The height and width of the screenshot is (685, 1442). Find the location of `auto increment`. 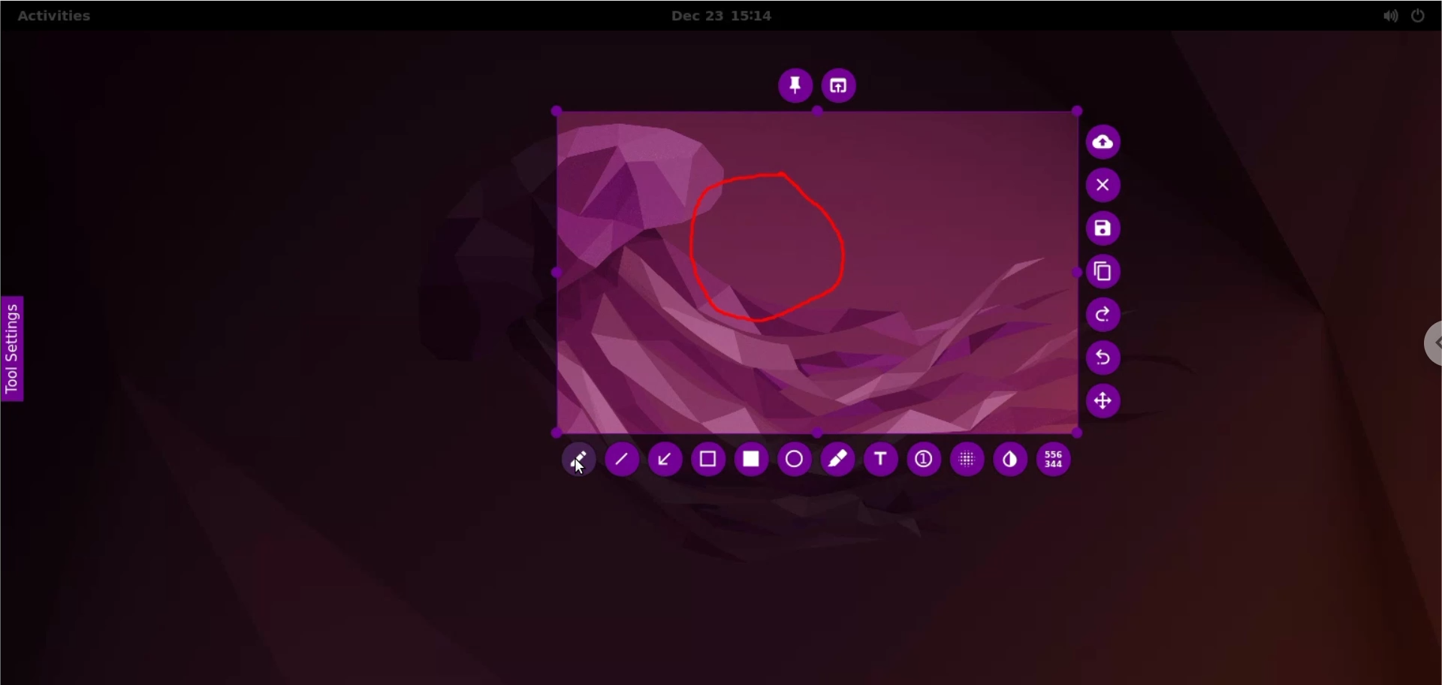

auto increment is located at coordinates (923, 459).